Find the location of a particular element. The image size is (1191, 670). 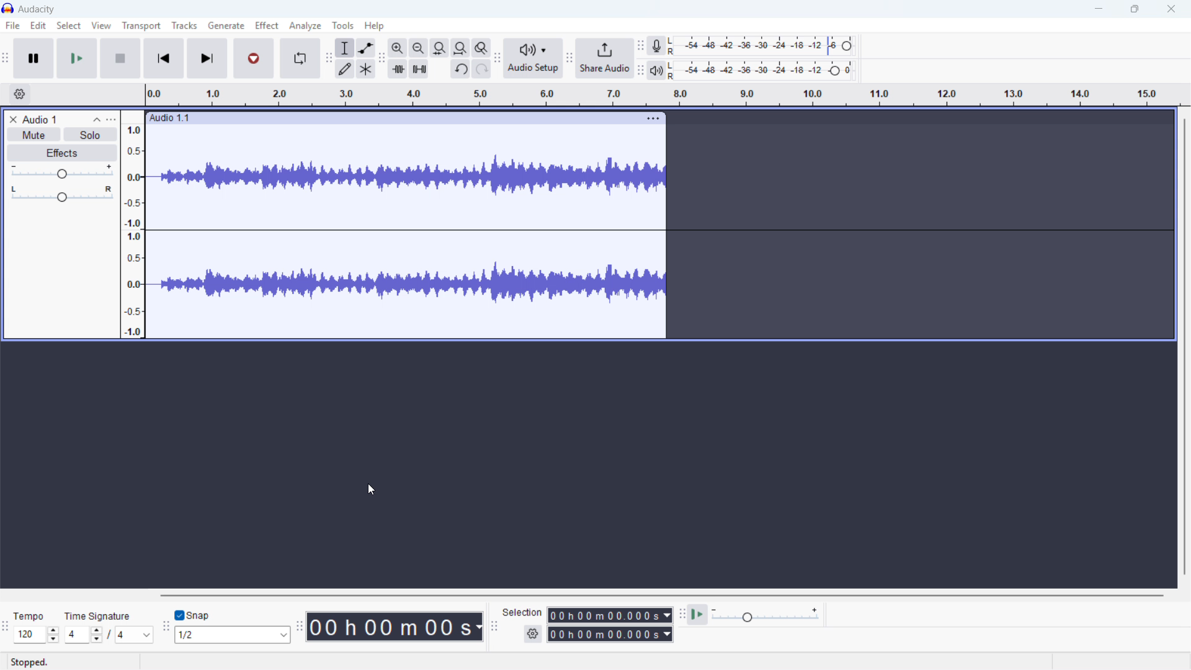

Play at speed is located at coordinates (697, 614).